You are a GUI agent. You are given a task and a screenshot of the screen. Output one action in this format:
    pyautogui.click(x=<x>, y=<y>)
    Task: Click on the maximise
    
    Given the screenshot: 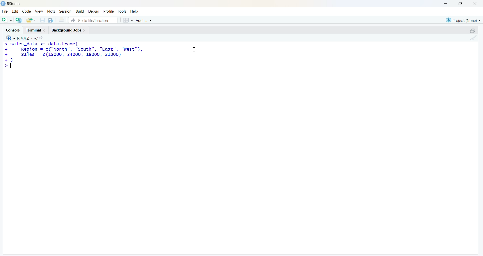 What is the action you would take?
    pyautogui.click(x=461, y=4)
    